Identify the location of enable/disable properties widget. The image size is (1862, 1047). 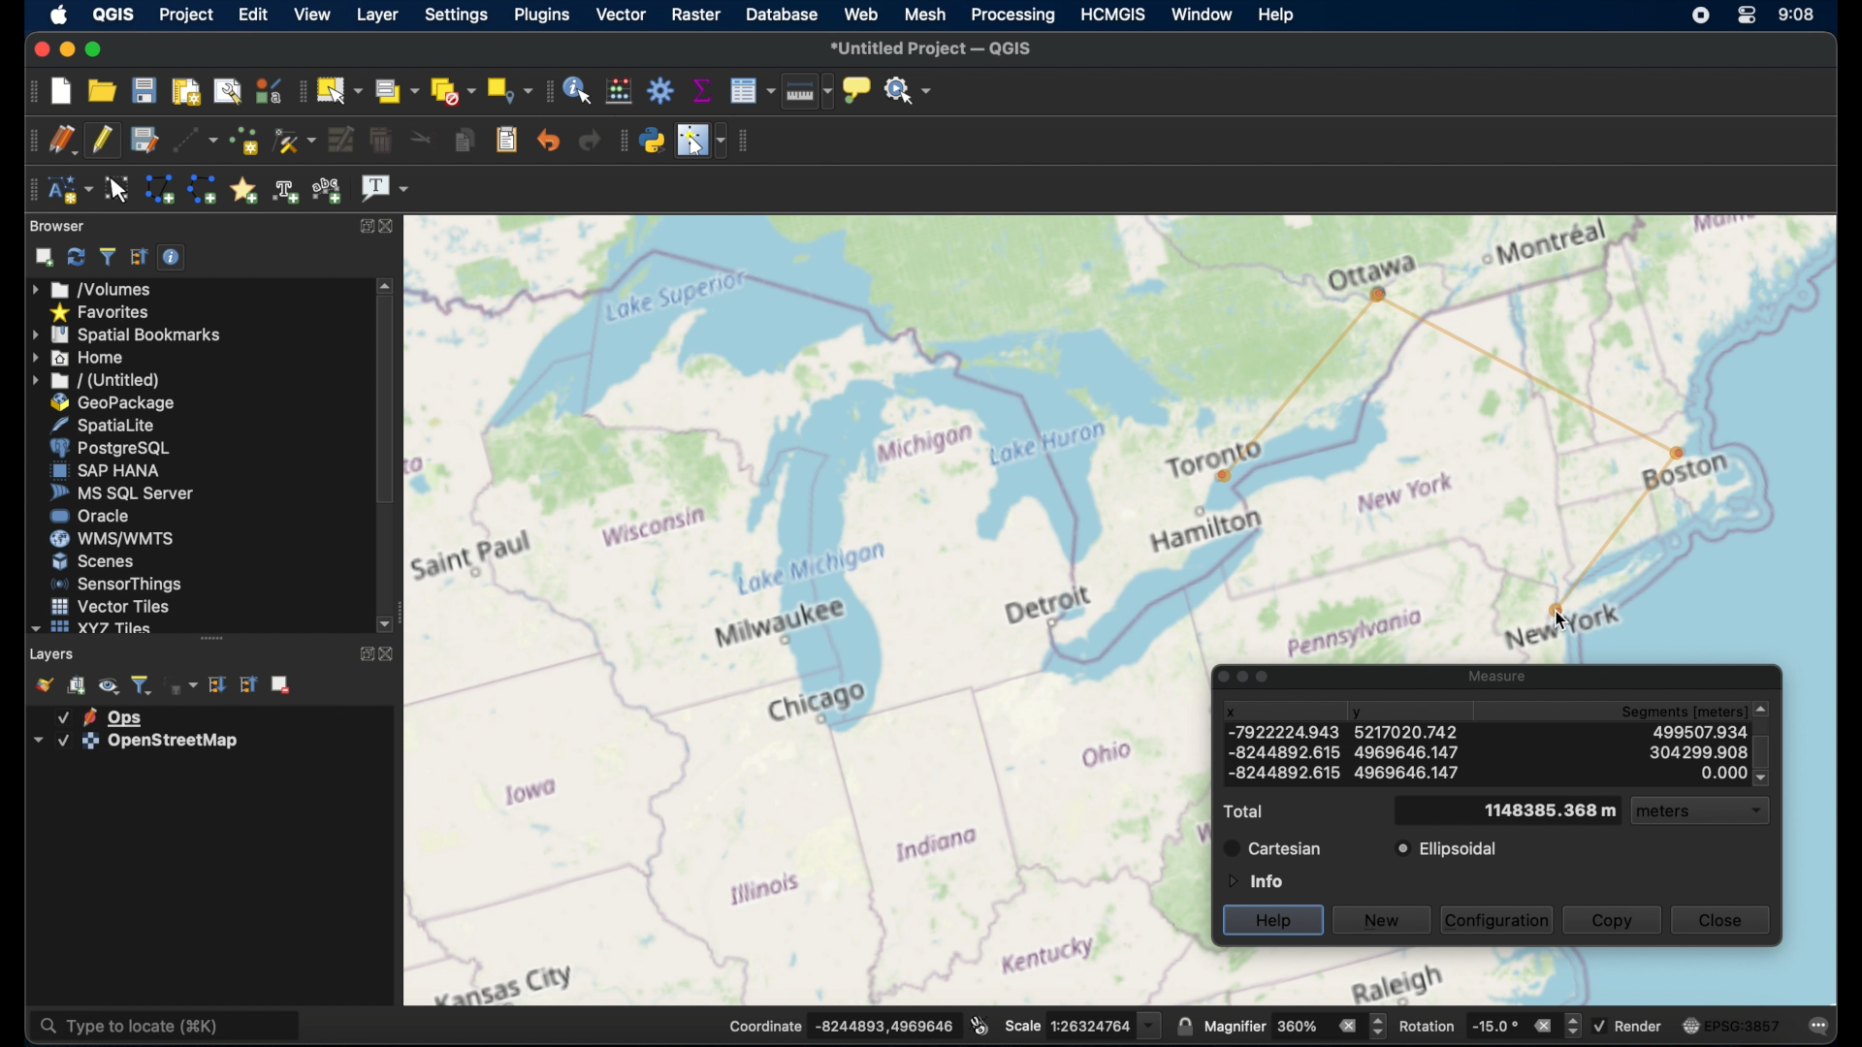
(172, 256).